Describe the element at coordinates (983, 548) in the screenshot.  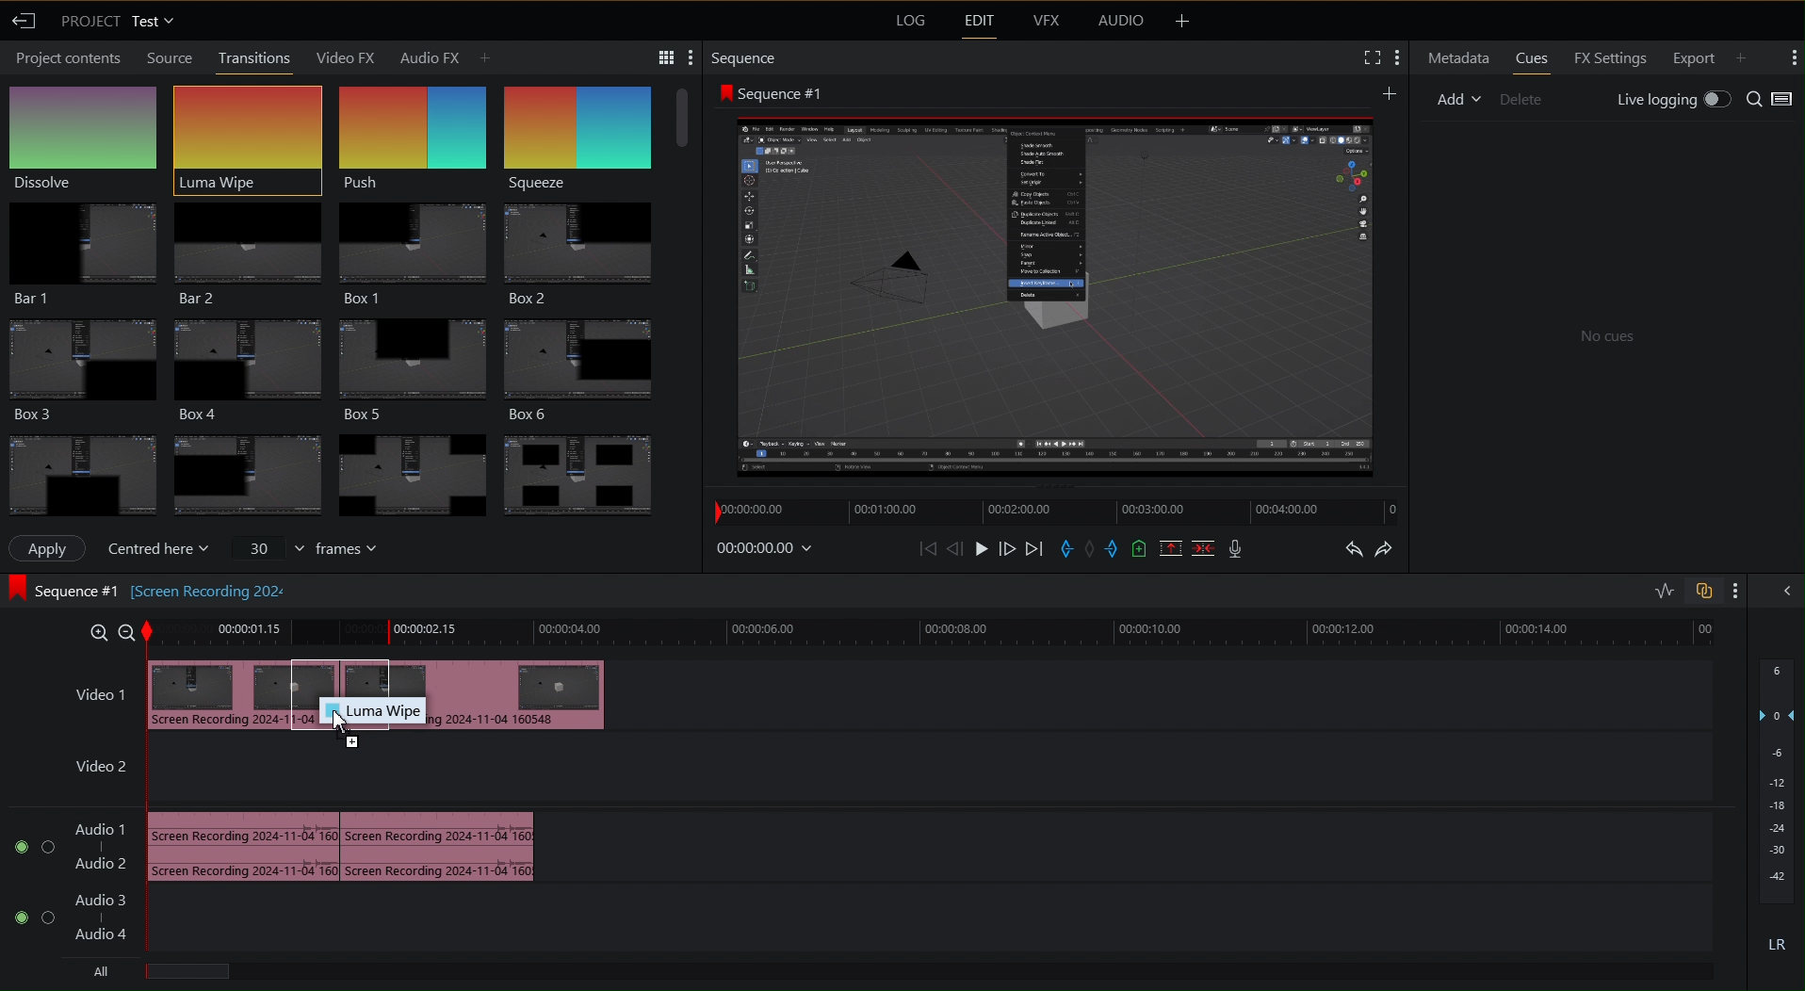
I see `Play` at that location.